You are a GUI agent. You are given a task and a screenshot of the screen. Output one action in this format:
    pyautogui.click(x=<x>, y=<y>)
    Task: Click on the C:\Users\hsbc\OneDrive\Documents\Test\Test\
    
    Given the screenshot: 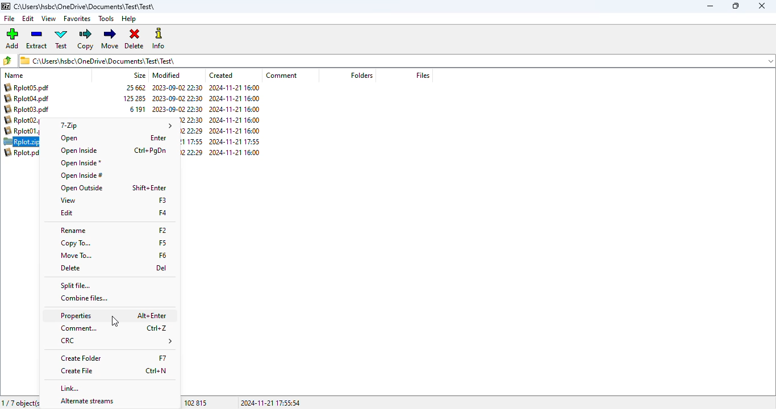 What is the action you would take?
    pyautogui.click(x=86, y=7)
    